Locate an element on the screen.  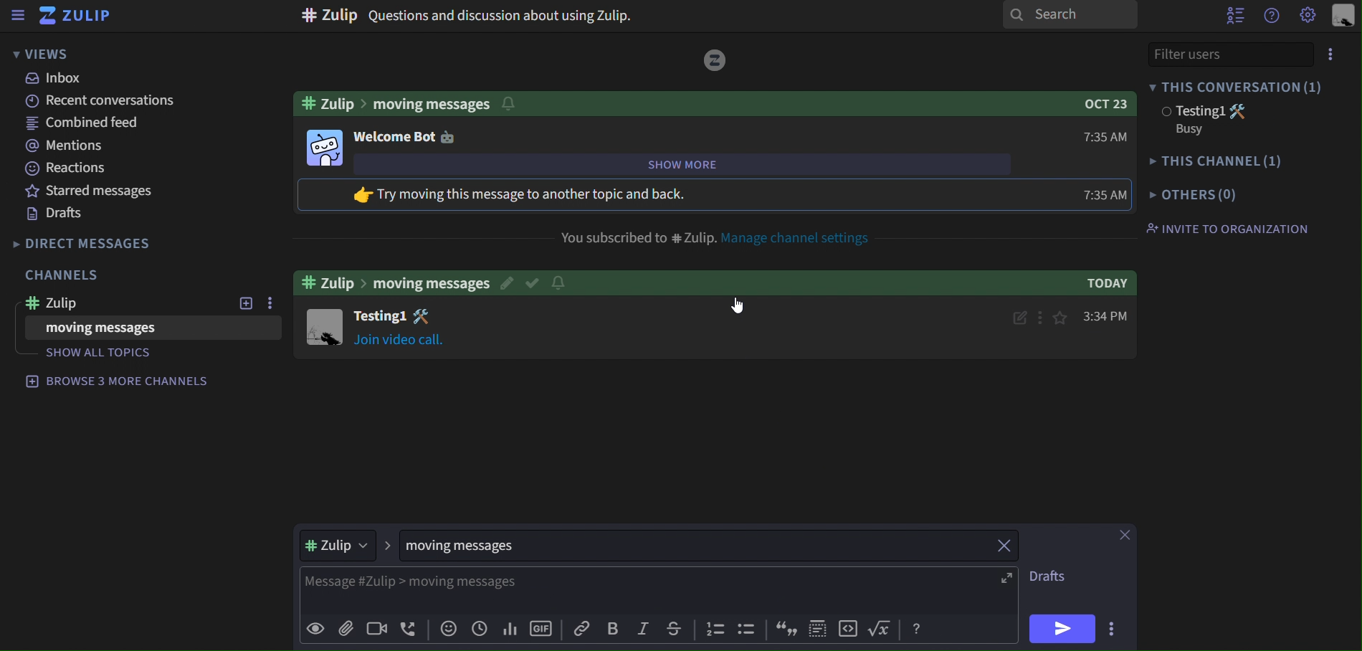
zulip is located at coordinates (115, 303).